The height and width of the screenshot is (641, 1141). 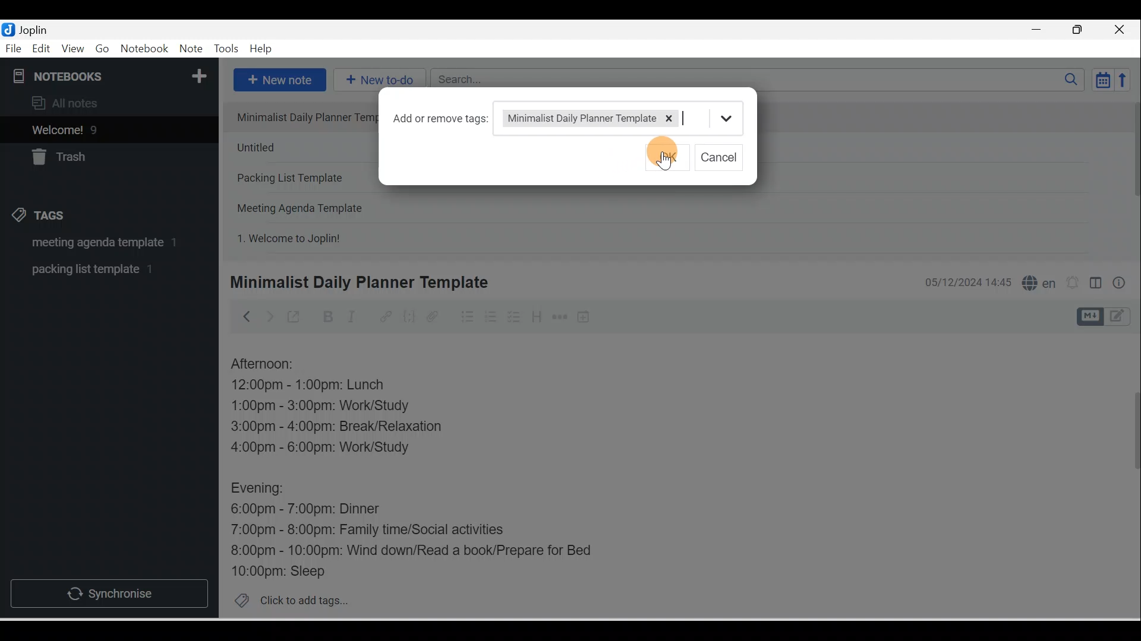 I want to click on Forward, so click(x=269, y=316).